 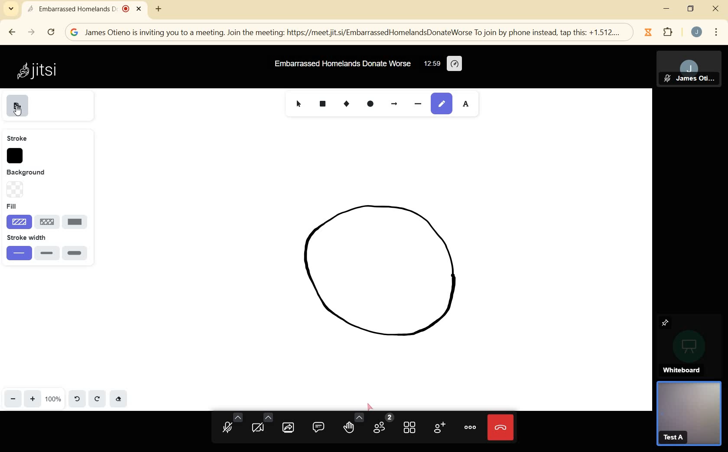 What do you see at coordinates (502, 429) in the screenshot?
I see `leave meeting` at bounding box center [502, 429].